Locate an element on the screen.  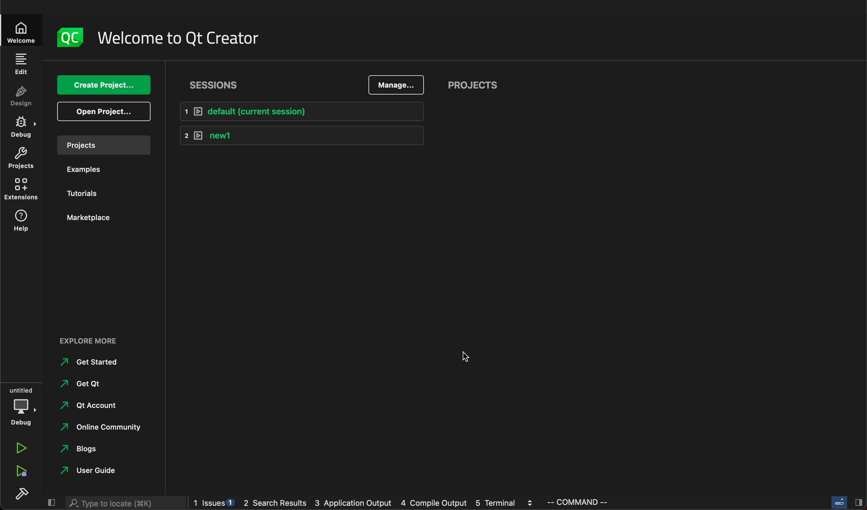
cursor is located at coordinates (471, 359).